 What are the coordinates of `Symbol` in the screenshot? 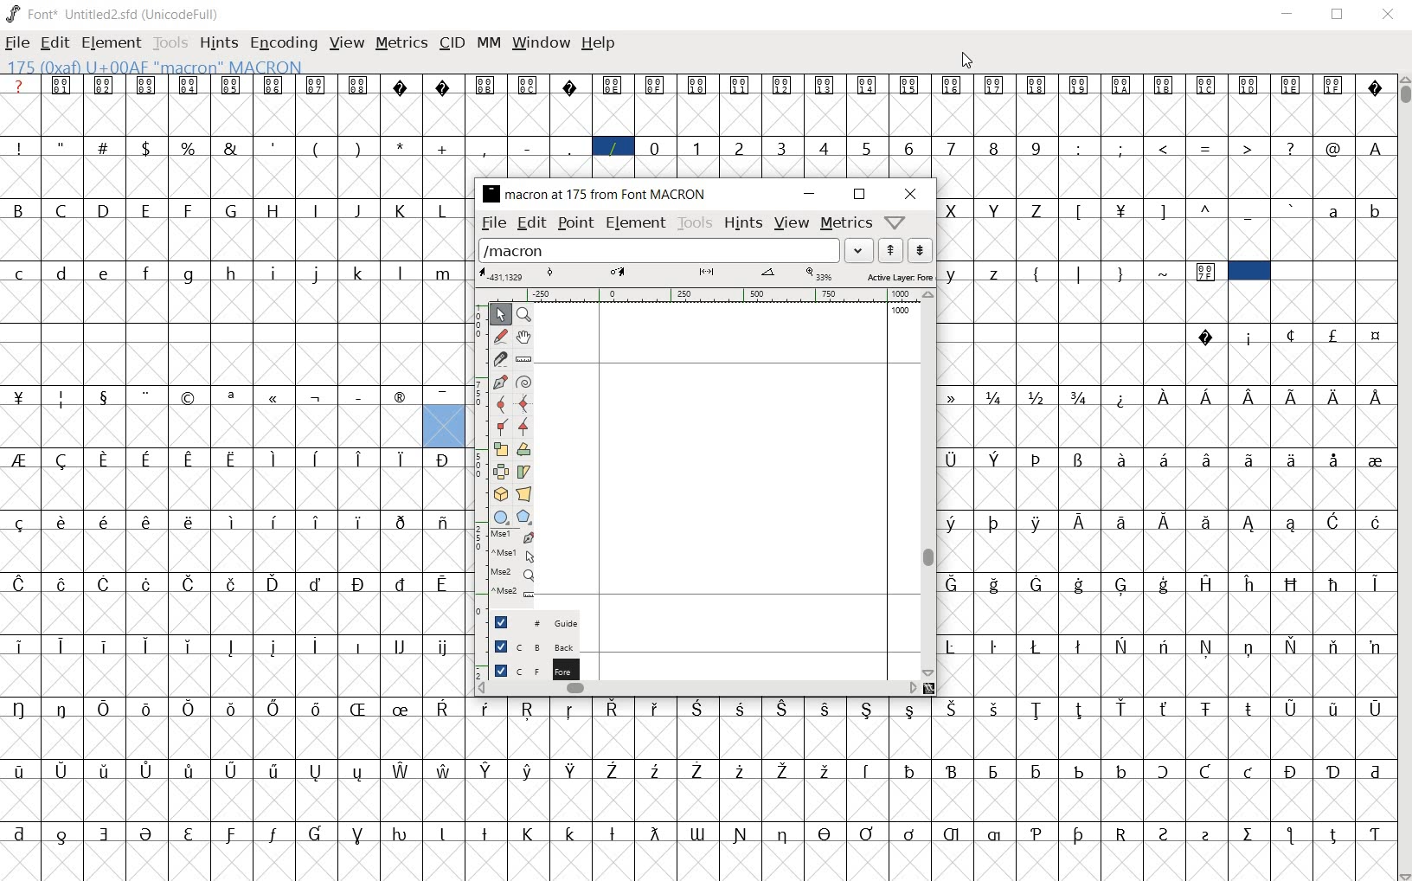 It's located at (1123, 584).